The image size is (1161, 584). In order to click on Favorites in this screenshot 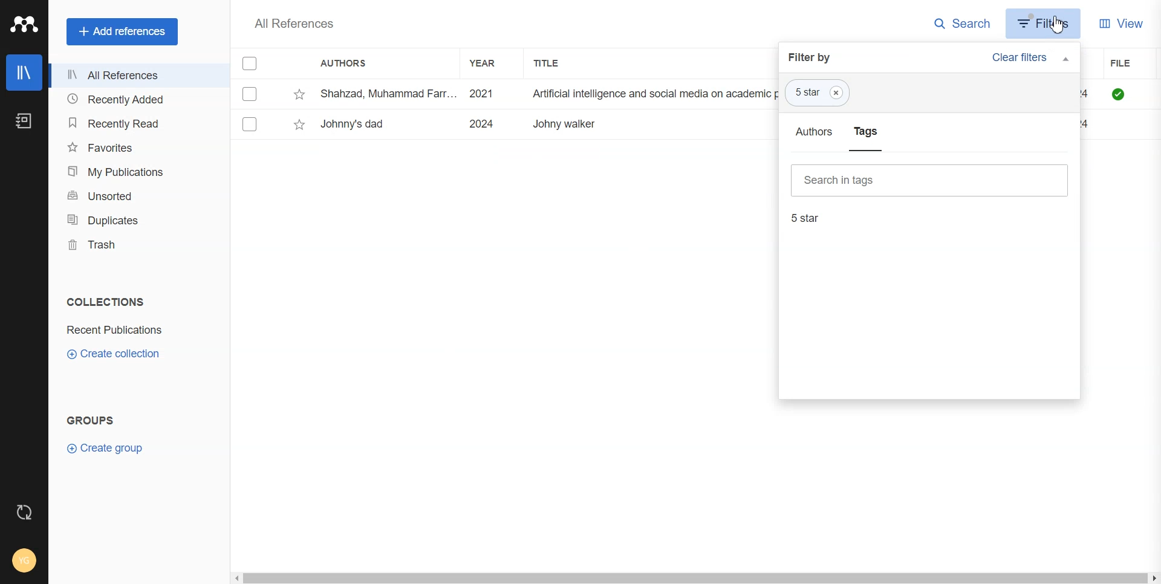, I will do `click(135, 146)`.